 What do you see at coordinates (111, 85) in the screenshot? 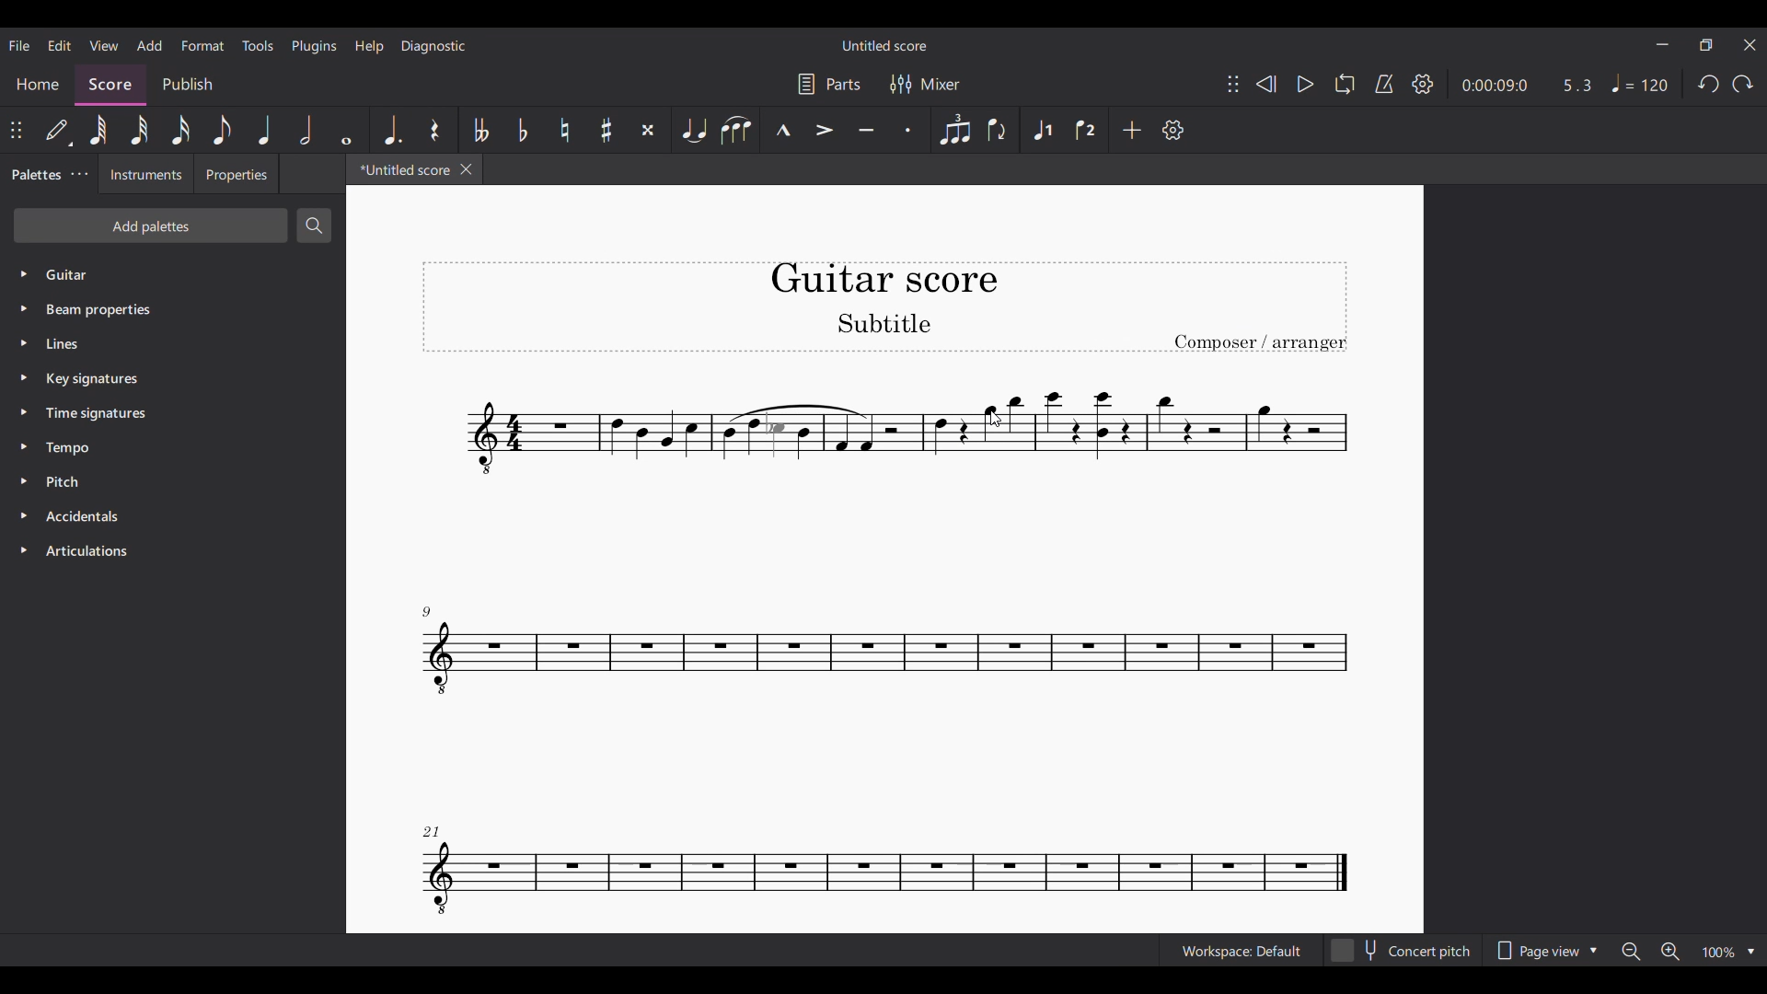
I see `Score` at bounding box center [111, 85].